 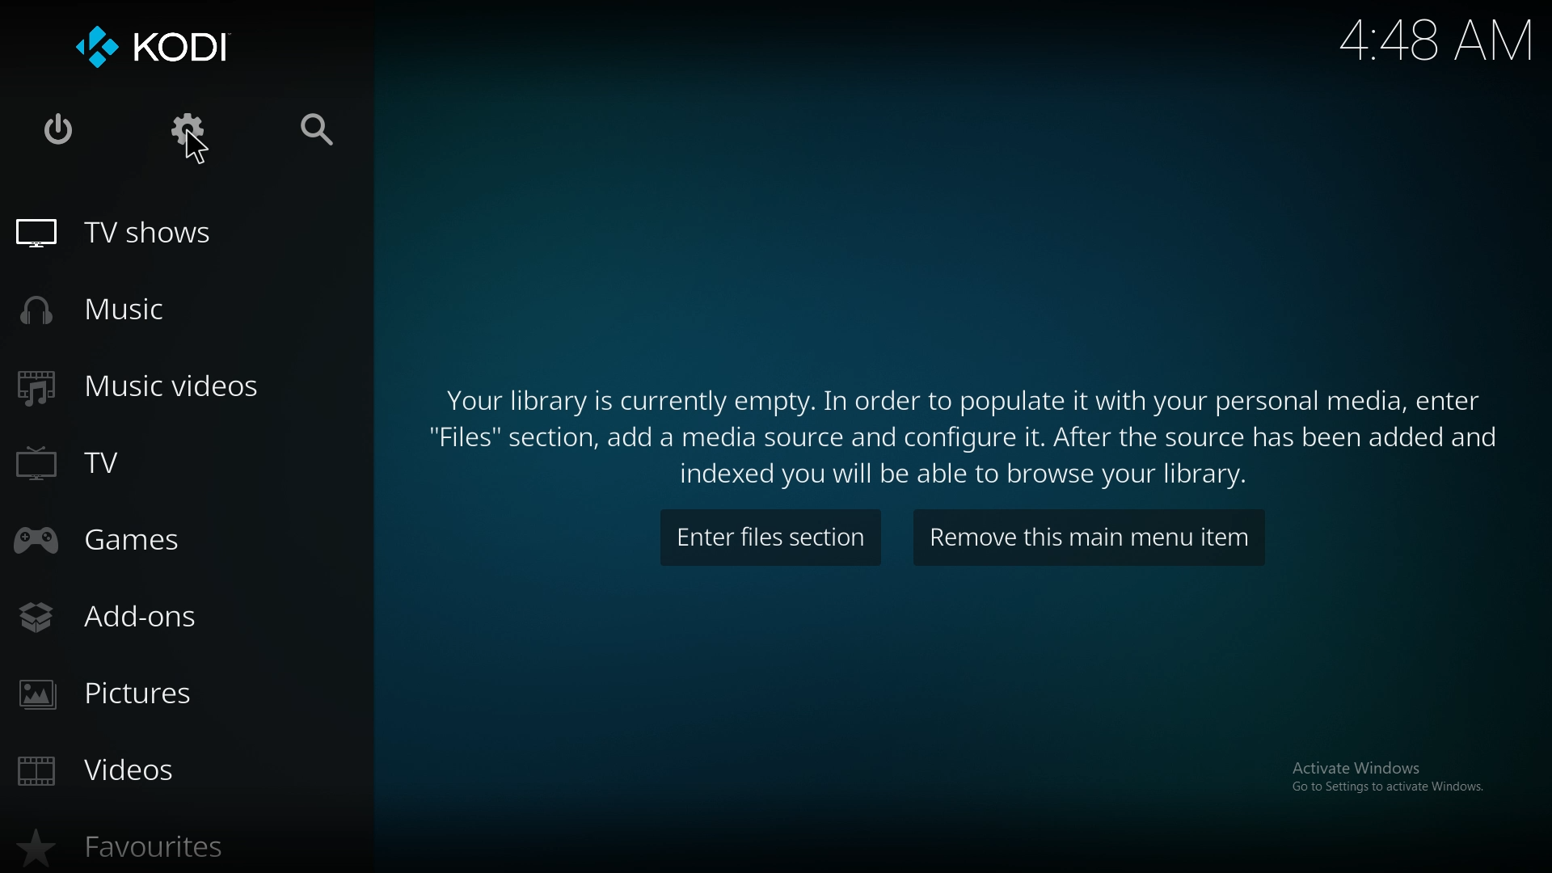 What do you see at coordinates (198, 147) in the screenshot?
I see `` at bounding box center [198, 147].